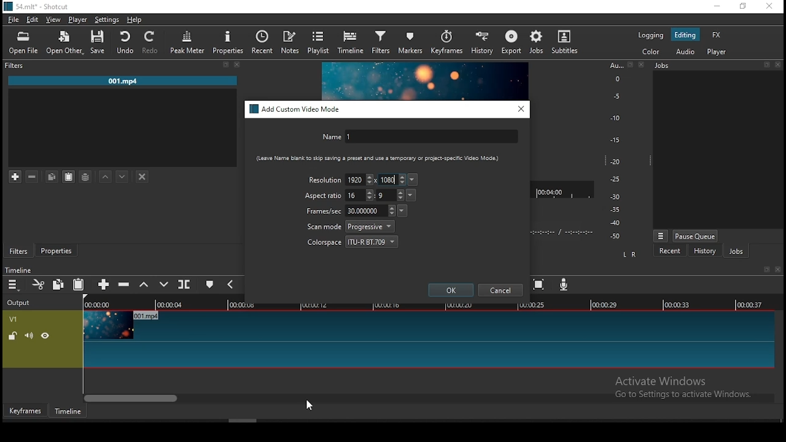  What do you see at coordinates (351, 227) in the screenshot?
I see `scan mode` at bounding box center [351, 227].